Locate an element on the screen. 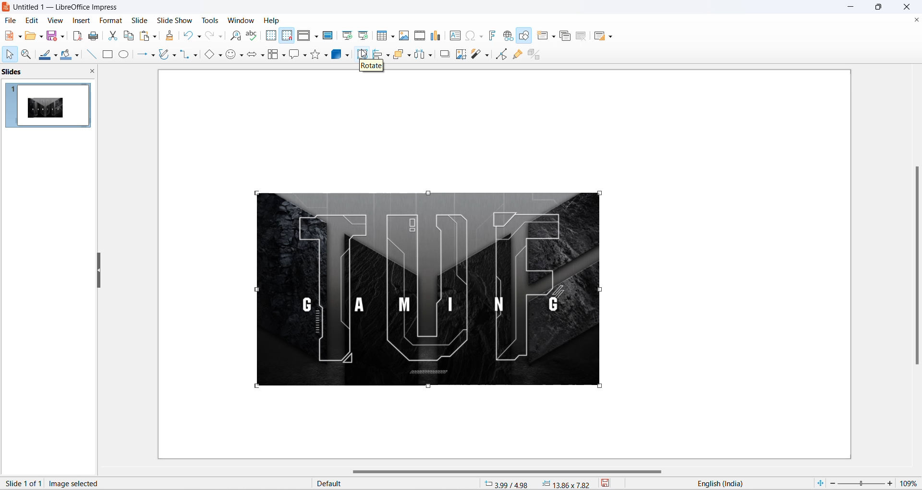  select is located at coordinates (8, 55).